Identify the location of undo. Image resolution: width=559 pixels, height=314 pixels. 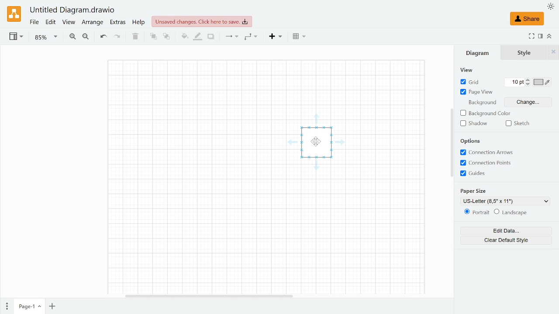
(102, 37).